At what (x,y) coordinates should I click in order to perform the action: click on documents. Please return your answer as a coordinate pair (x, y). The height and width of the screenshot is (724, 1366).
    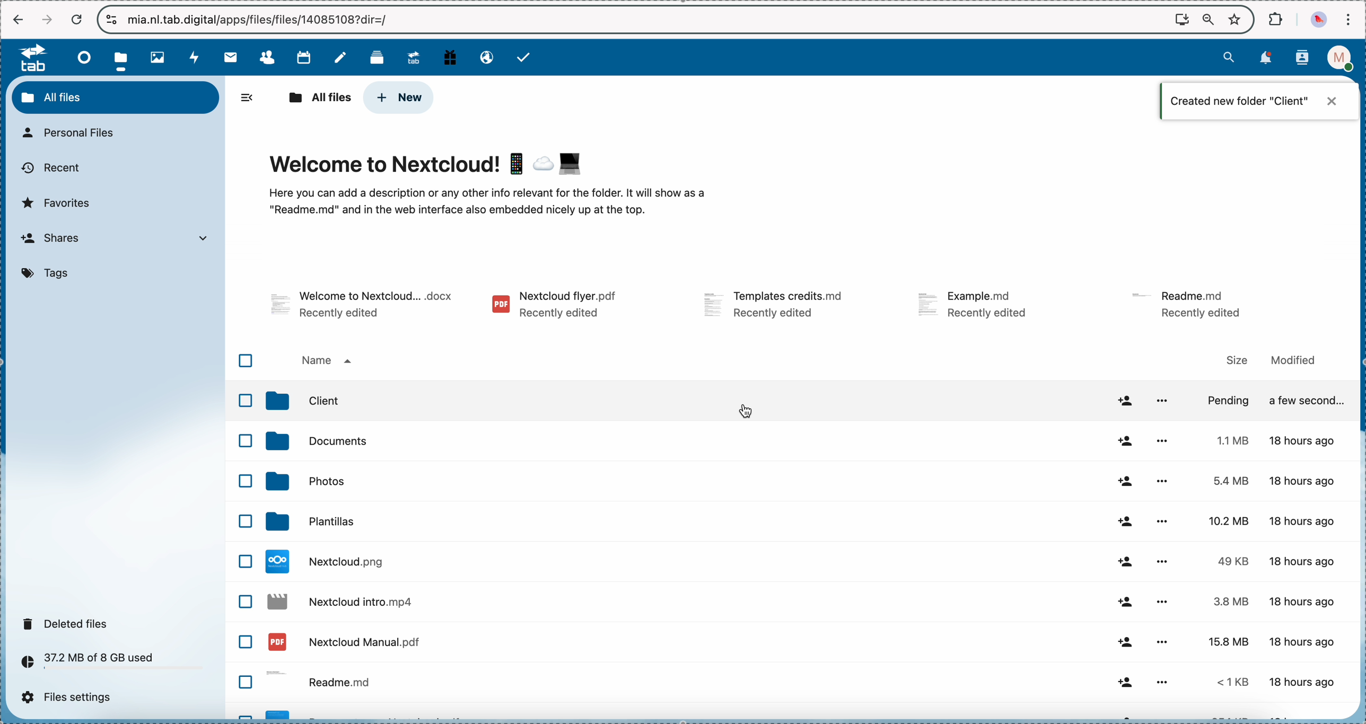
    Looking at the image, I should click on (678, 400).